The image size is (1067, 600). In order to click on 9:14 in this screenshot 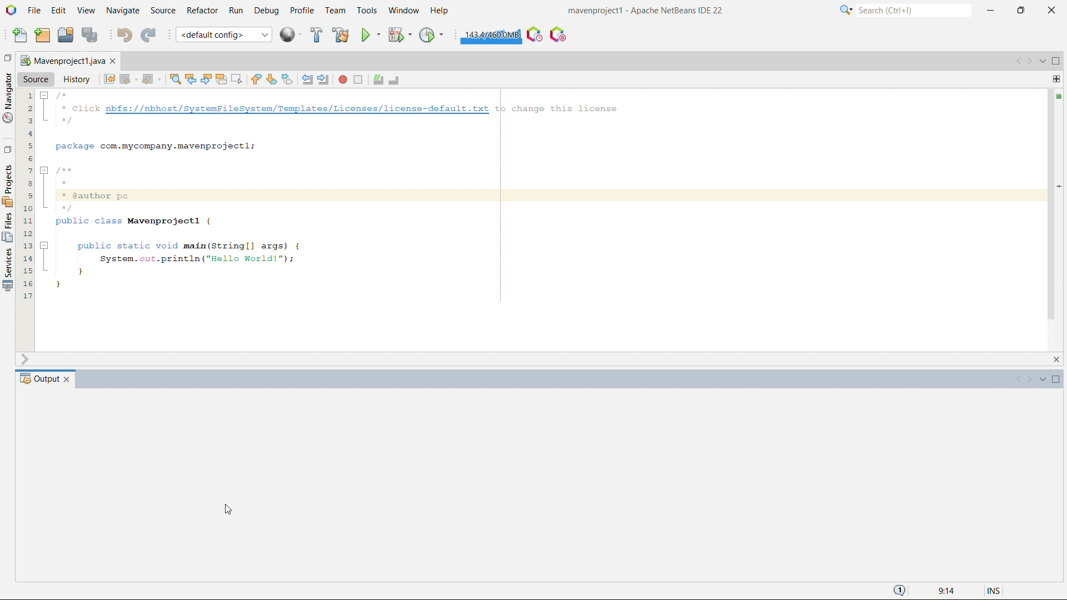, I will do `click(944, 591)`.